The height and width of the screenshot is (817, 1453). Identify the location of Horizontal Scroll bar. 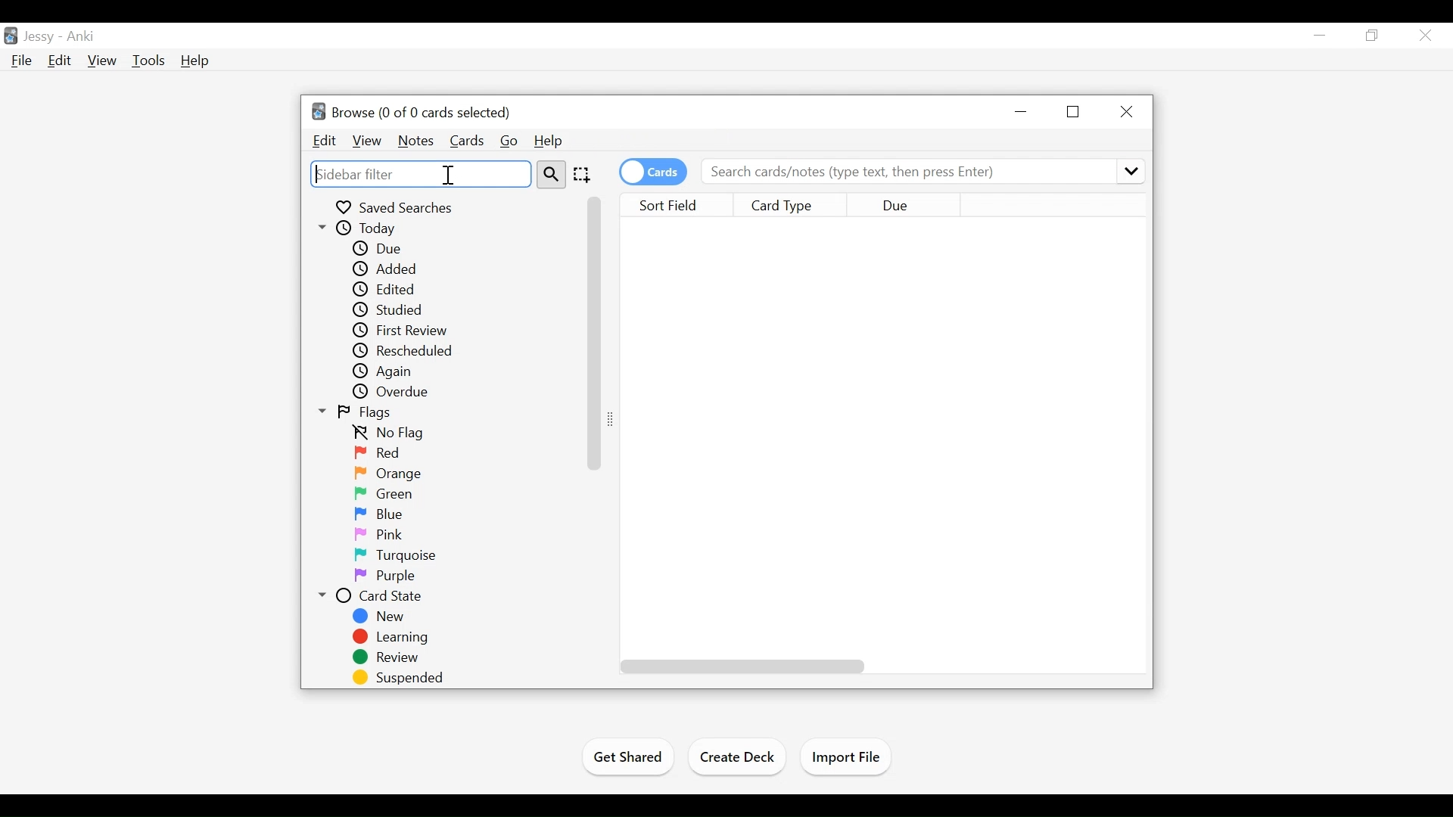
(743, 666).